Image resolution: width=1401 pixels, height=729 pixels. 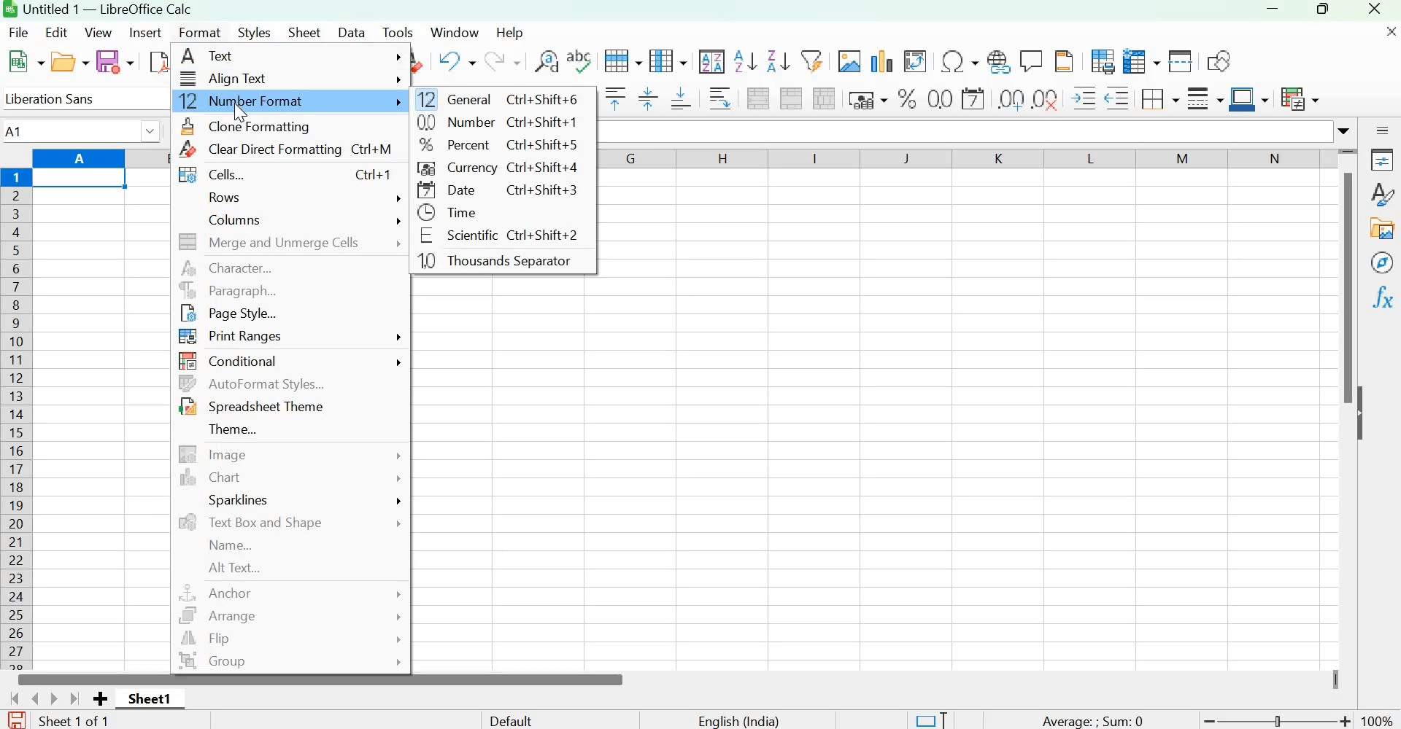 I want to click on Theme, so click(x=237, y=427).